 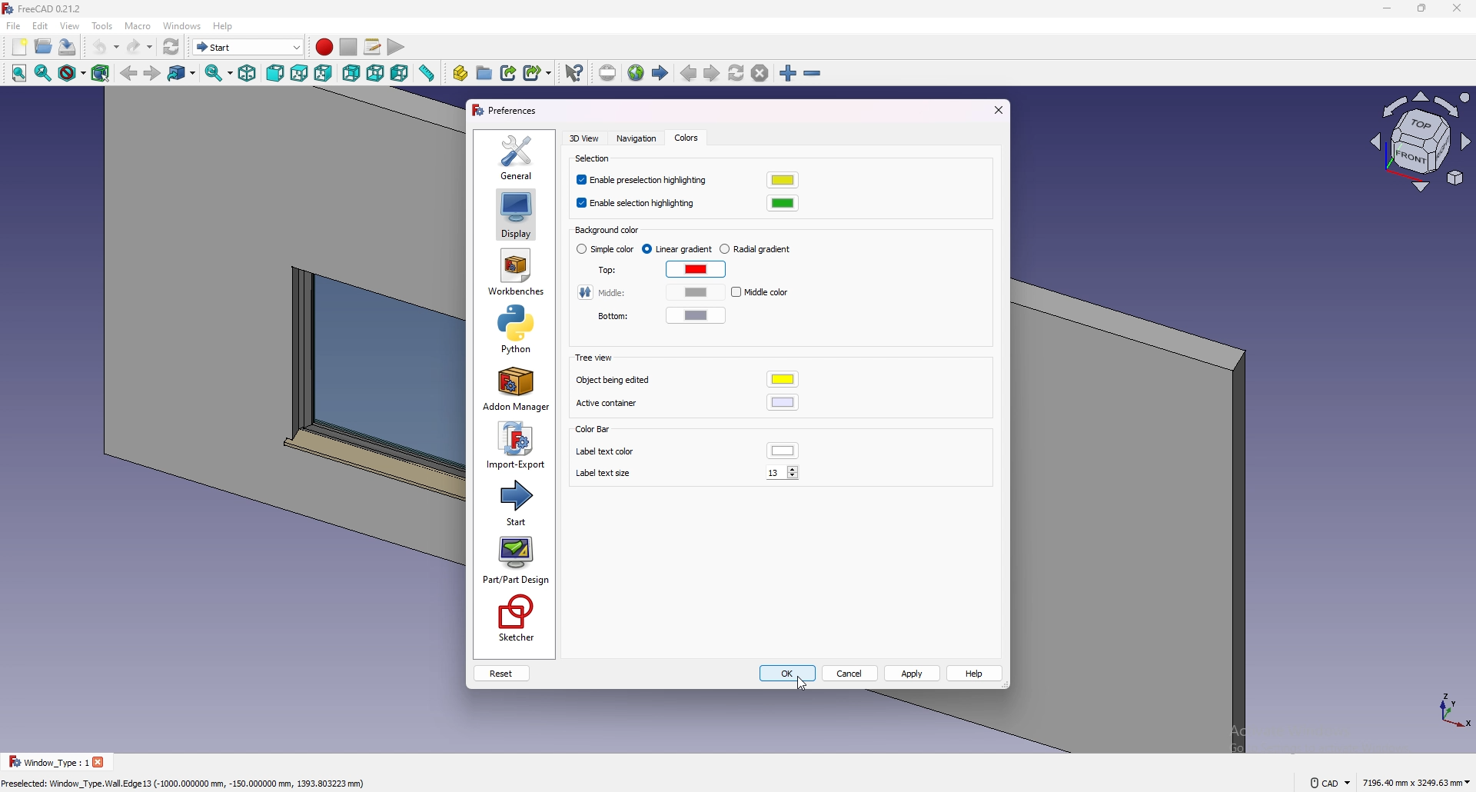 What do you see at coordinates (43, 73) in the screenshot?
I see `fit selection` at bounding box center [43, 73].